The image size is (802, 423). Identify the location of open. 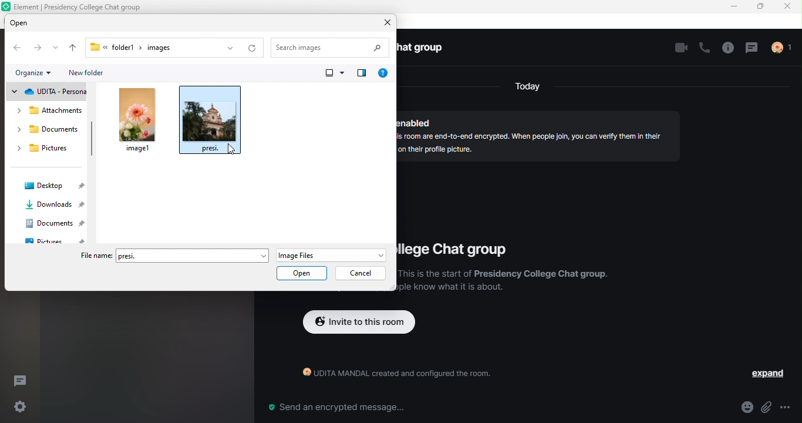
(33, 23).